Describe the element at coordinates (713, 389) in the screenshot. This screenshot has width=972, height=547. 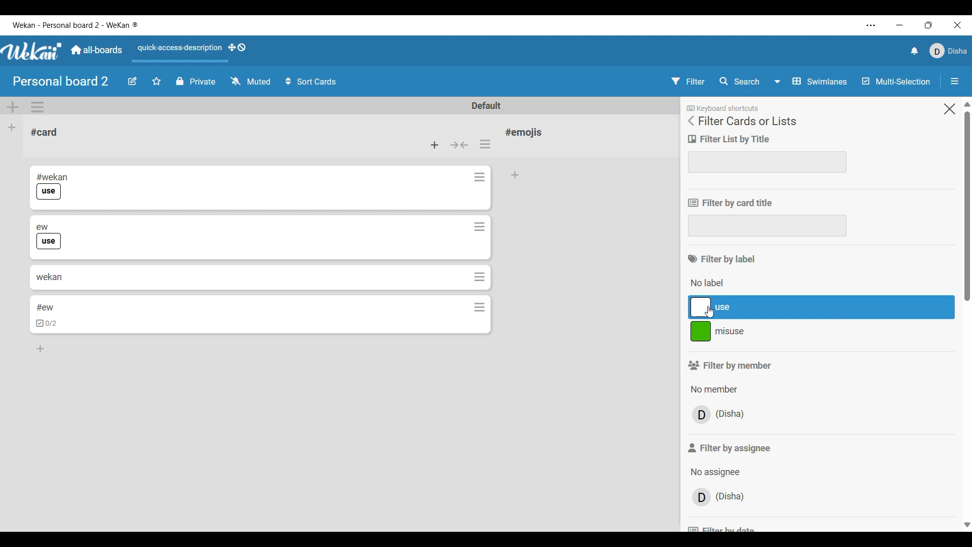
I see `Options under filter by member` at that location.